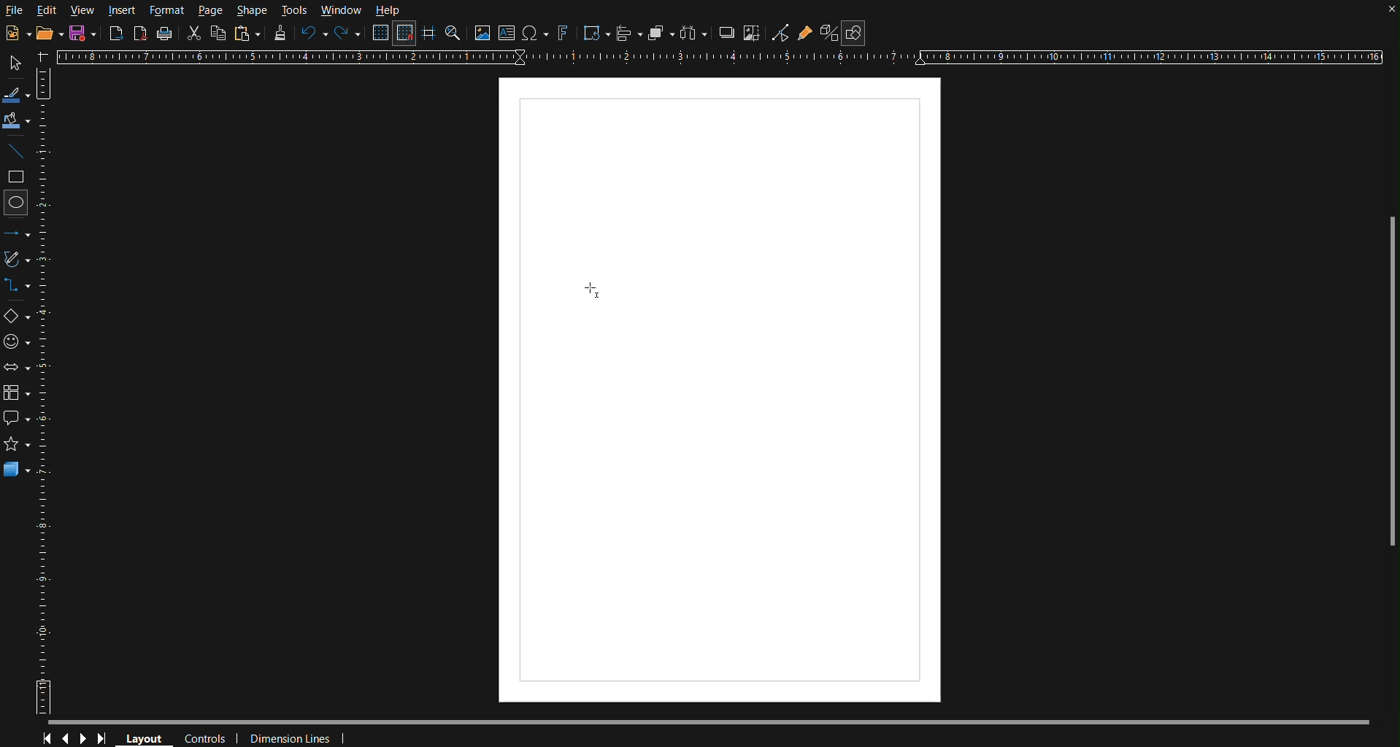 The image size is (1400, 747). Describe the element at coordinates (149, 737) in the screenshot. I see `Layout` at that location.